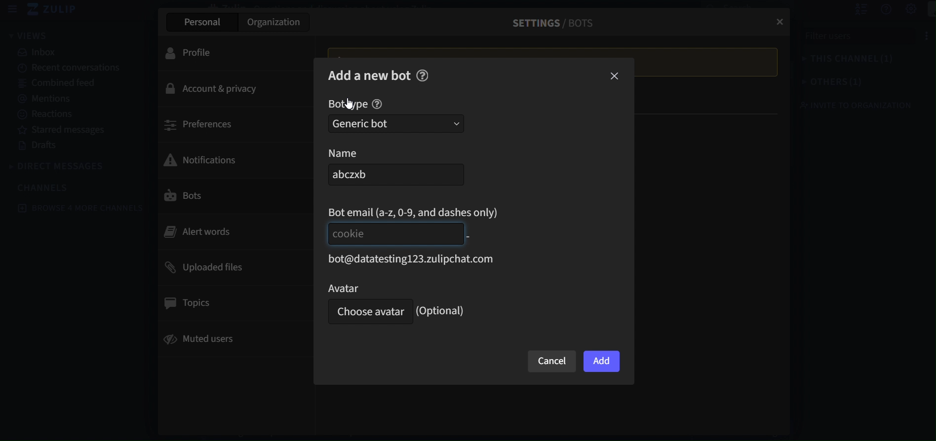  What do you see at coordinates (60, 167) in the screenshot?
I see `direct messages` at bounding box center [60, 167].